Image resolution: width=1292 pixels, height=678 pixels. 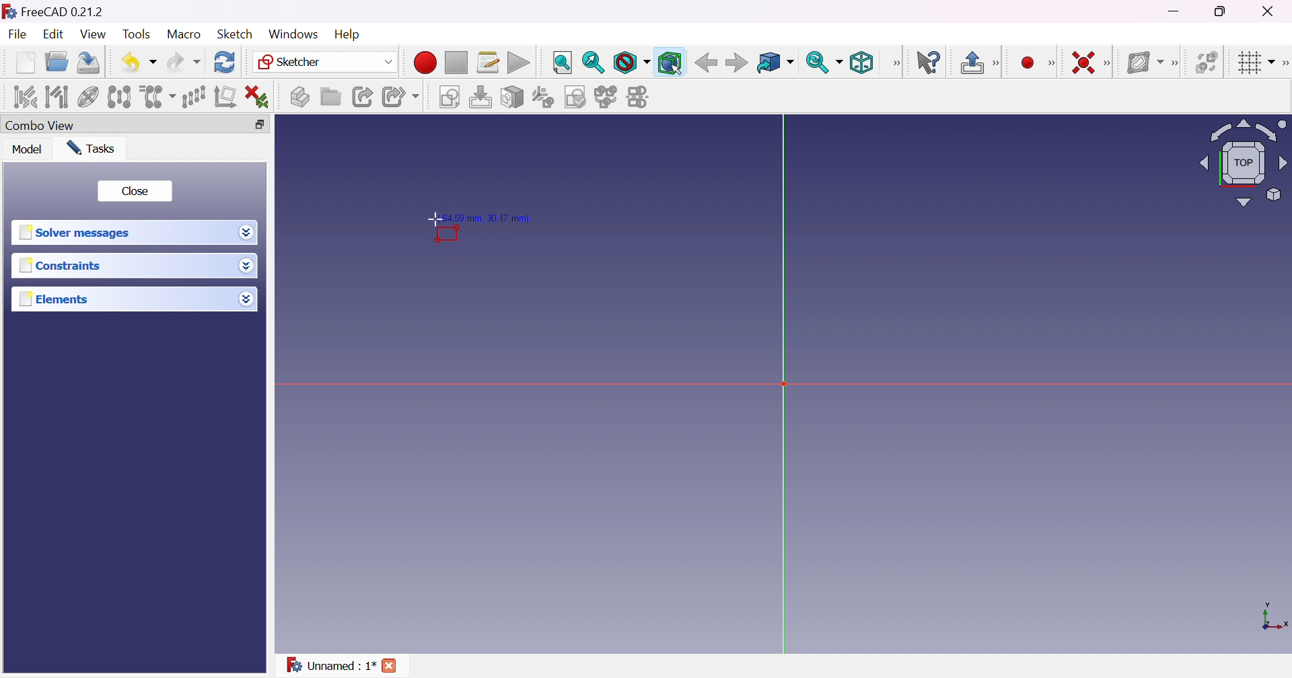 I want to click on File, so click(x=17, y=34).